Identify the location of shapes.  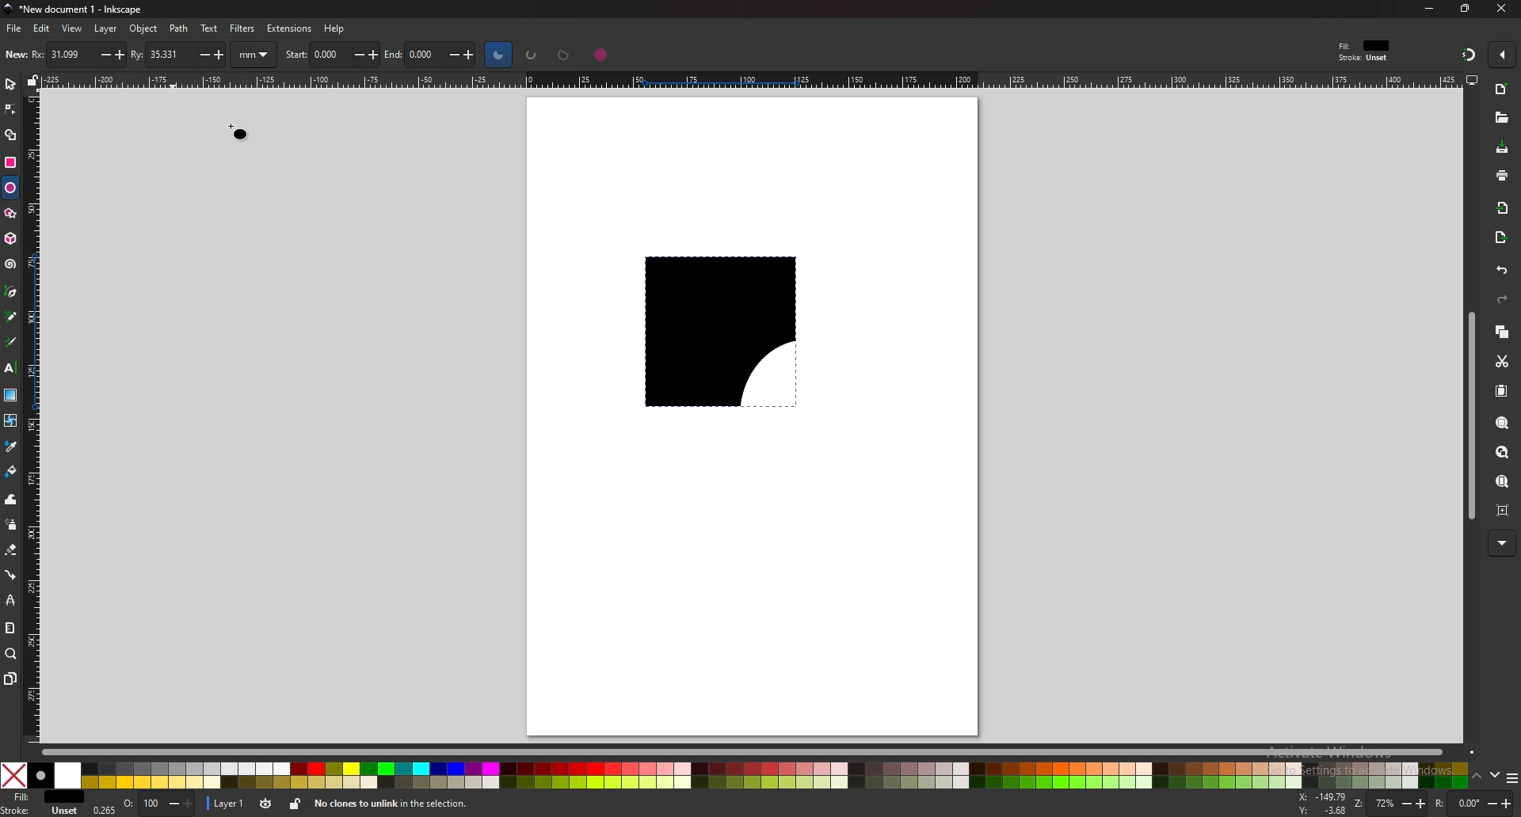
(742, 374).